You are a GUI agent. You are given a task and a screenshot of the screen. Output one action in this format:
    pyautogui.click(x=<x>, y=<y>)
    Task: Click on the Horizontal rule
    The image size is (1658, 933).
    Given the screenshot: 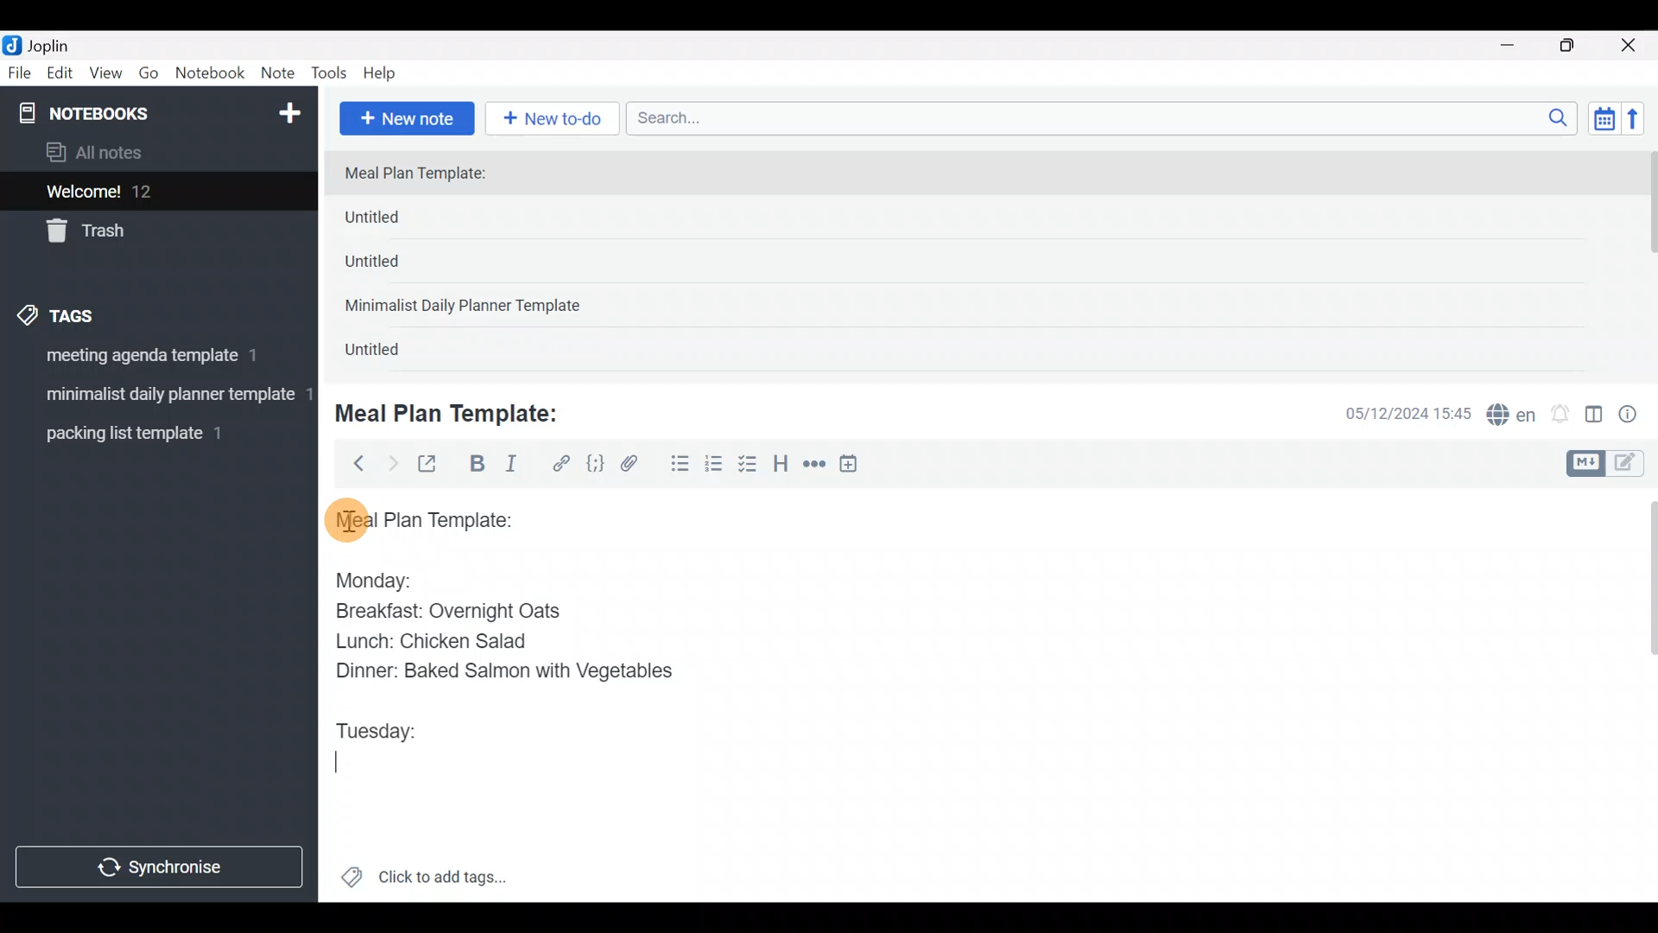 What is the action you would take?
    pyautogui.click(x=814, y=466)
    